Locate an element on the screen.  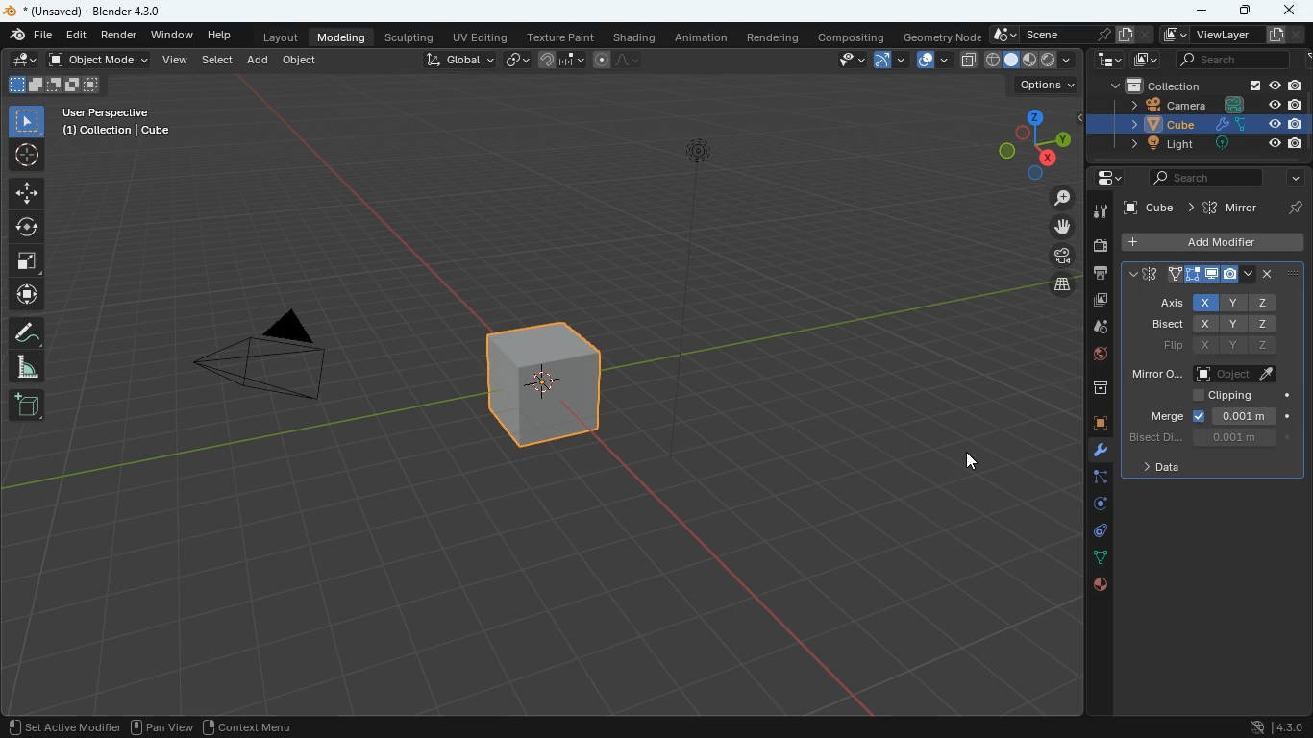
minimize is located at coordinates (1202, 12).